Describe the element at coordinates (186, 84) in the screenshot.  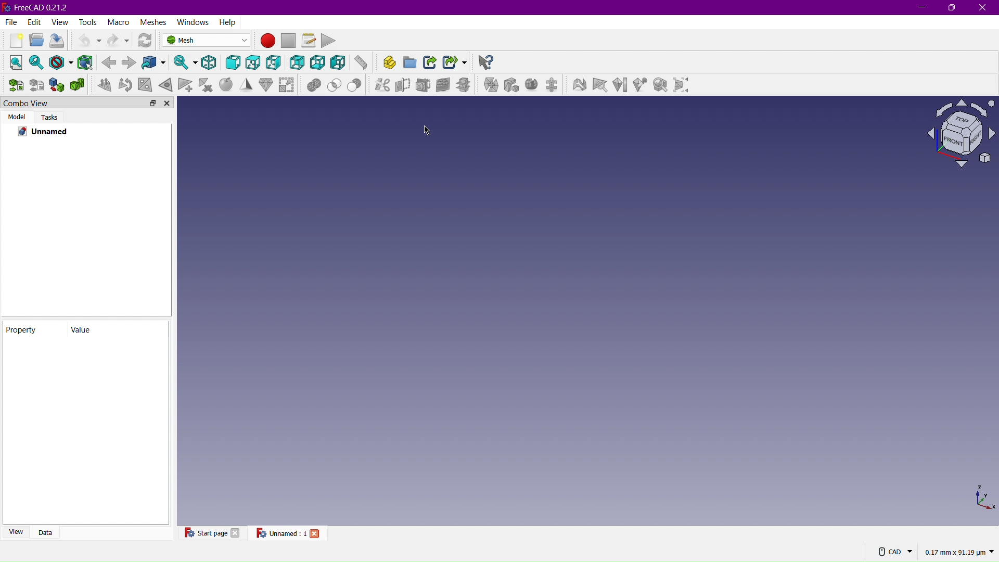
I see `Add Triangle` at that location.